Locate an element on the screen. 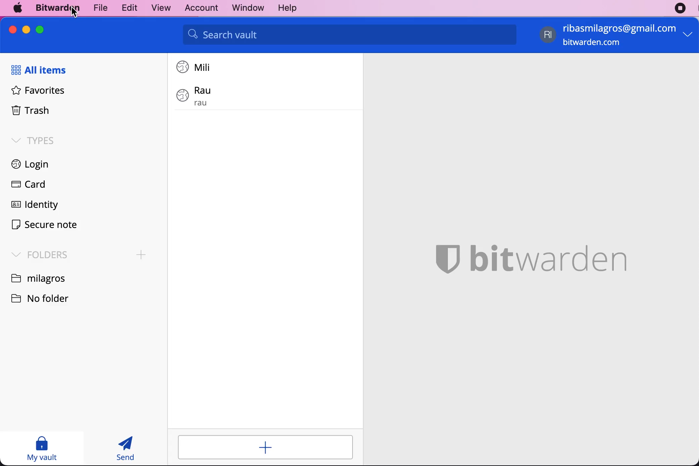  Add folder is located at coordinates (141, 255).